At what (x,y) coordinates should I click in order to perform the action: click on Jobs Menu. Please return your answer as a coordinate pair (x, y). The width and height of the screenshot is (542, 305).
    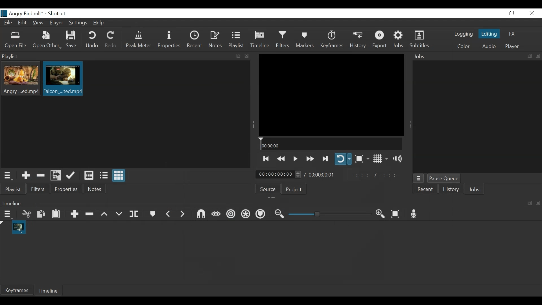
    Looking at the image, I should click on (418, 179).